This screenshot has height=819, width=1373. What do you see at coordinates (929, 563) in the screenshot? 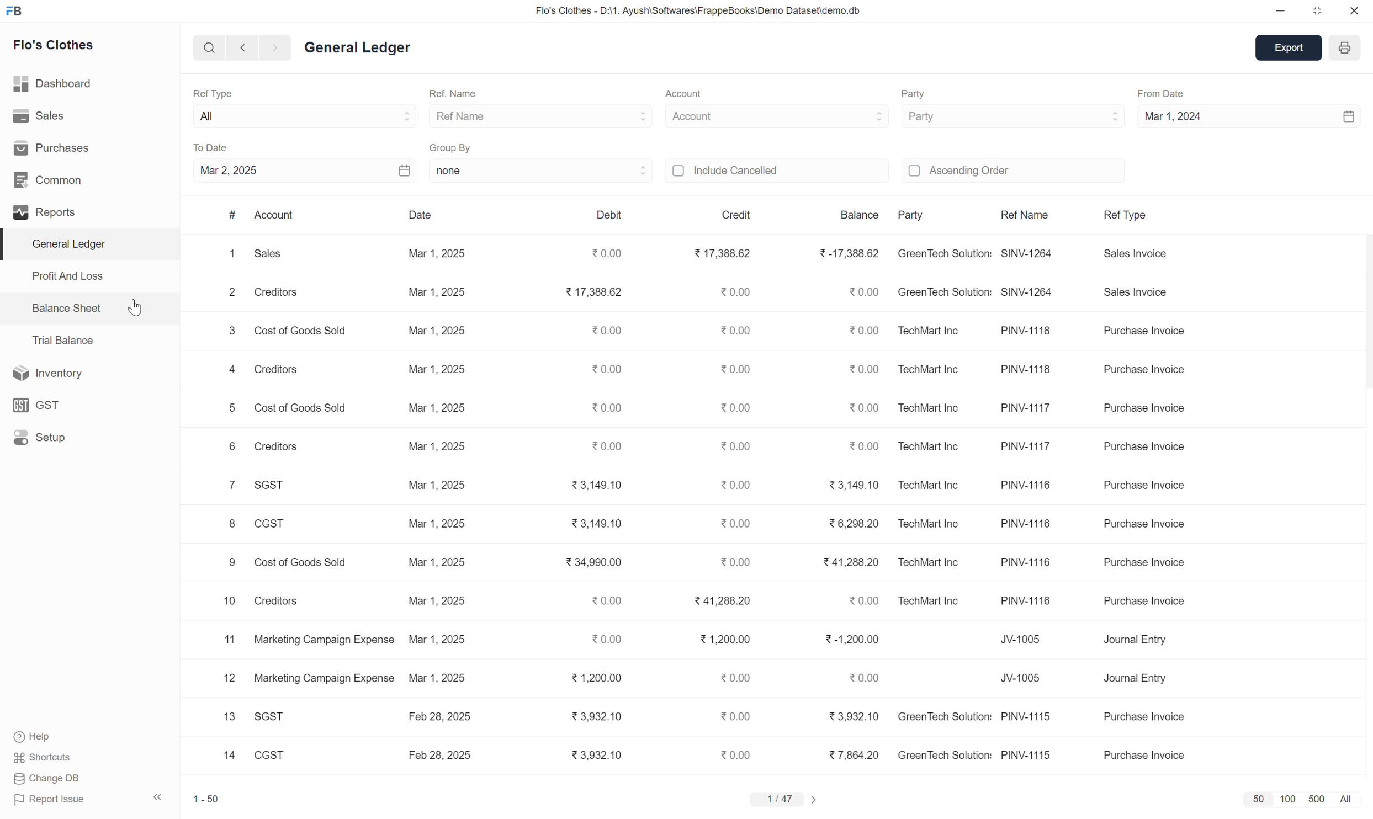
I see `TechMart Inc` at bounding box center [929, 563].